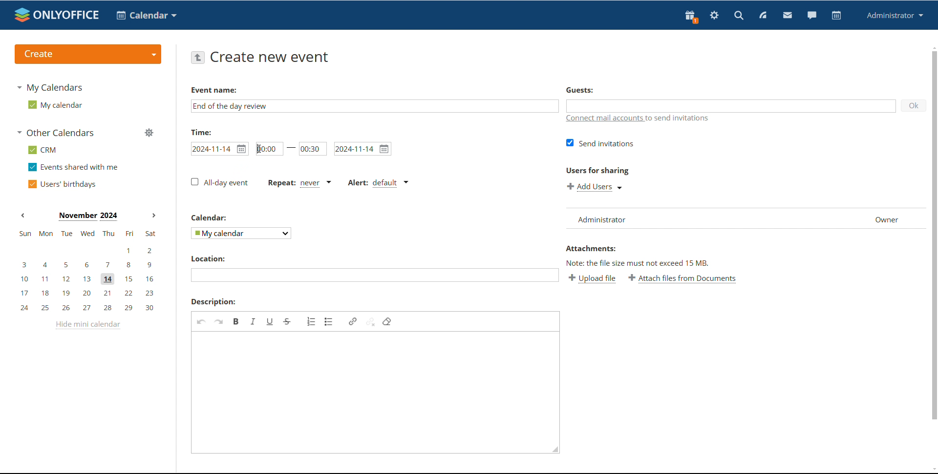  I want to click on sun, mon, tue, wed, thu, fri, sat, so click(86, 234).